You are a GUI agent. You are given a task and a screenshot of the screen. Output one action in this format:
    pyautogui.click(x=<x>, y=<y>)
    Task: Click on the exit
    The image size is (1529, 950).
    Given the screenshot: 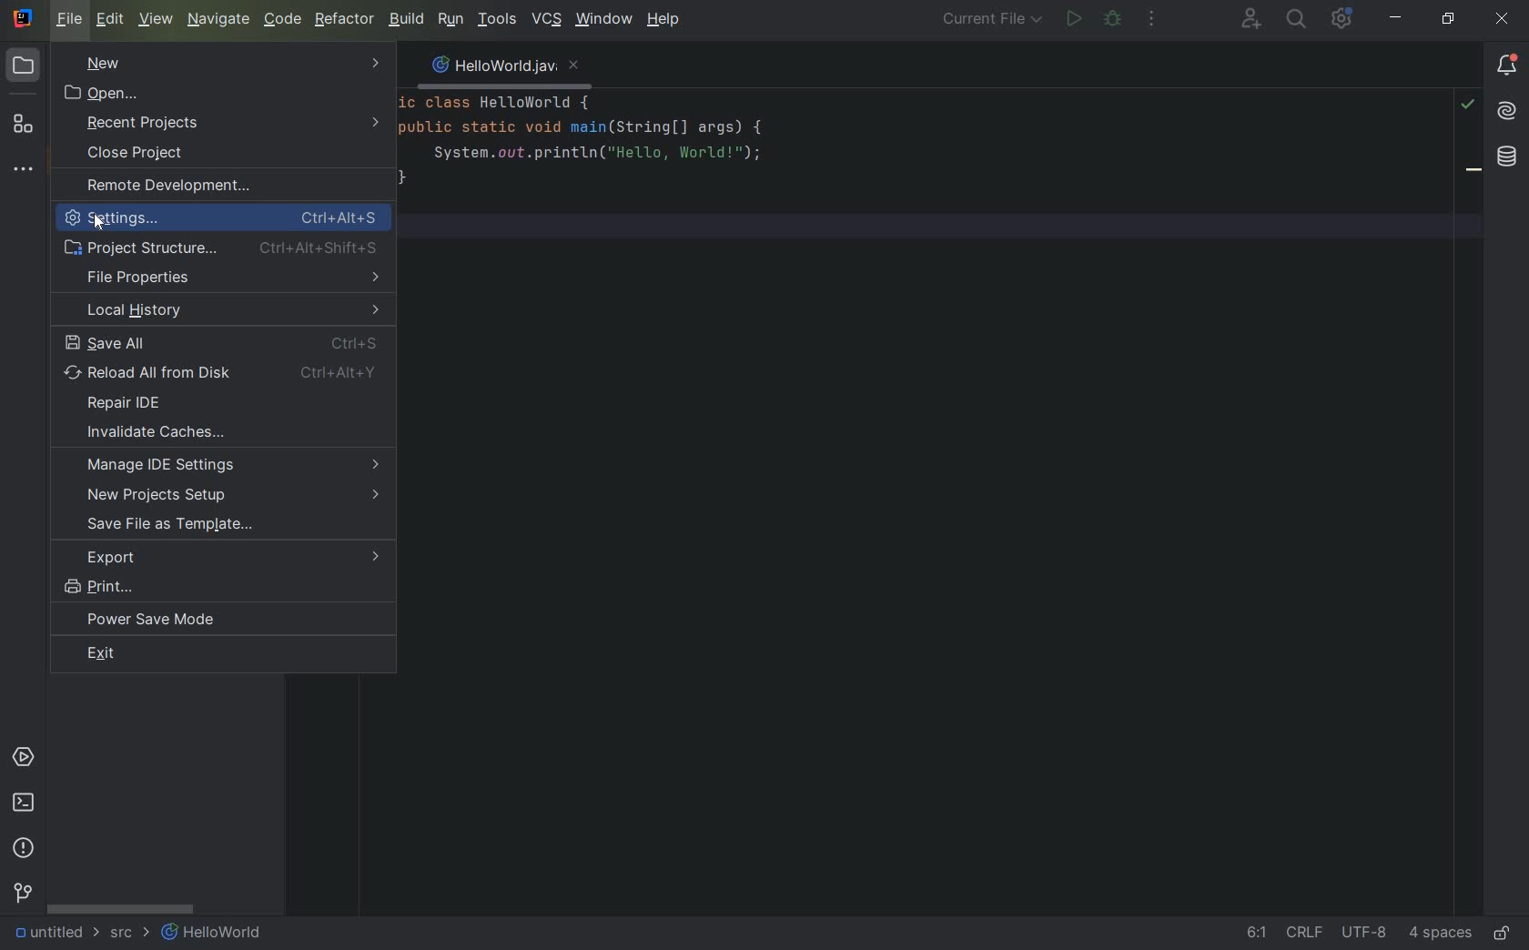 What is the action you would take?
    pyautogui.click(x=174, y=654)
    